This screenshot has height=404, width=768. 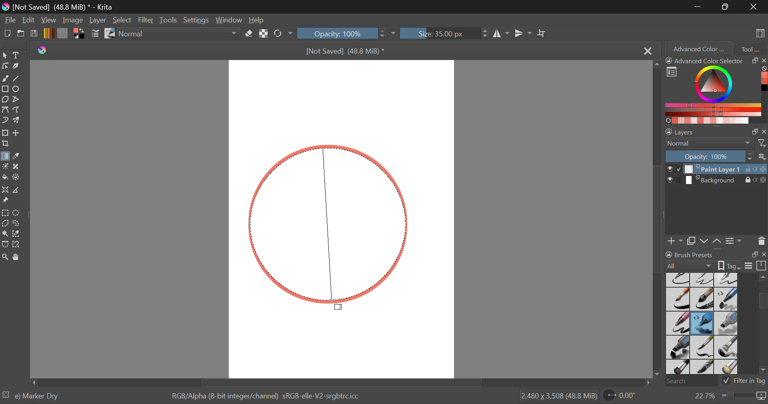 What do you see at coordinates (699, 6) in the screenshot?
I see `Restore Down` at bounding box center [699, 6].